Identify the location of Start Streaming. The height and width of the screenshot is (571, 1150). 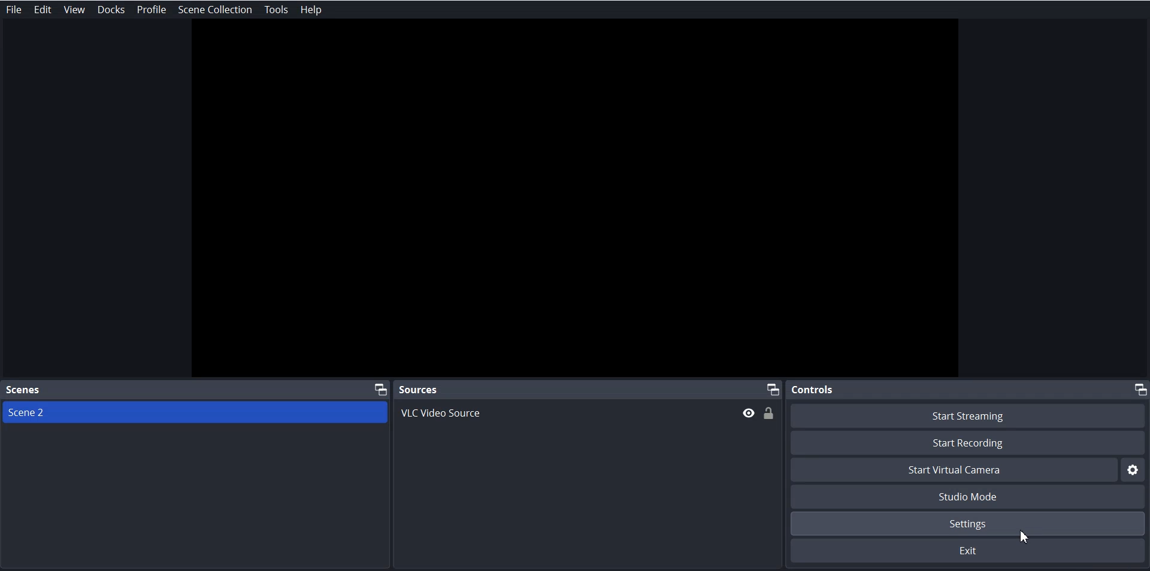
(970, 415).